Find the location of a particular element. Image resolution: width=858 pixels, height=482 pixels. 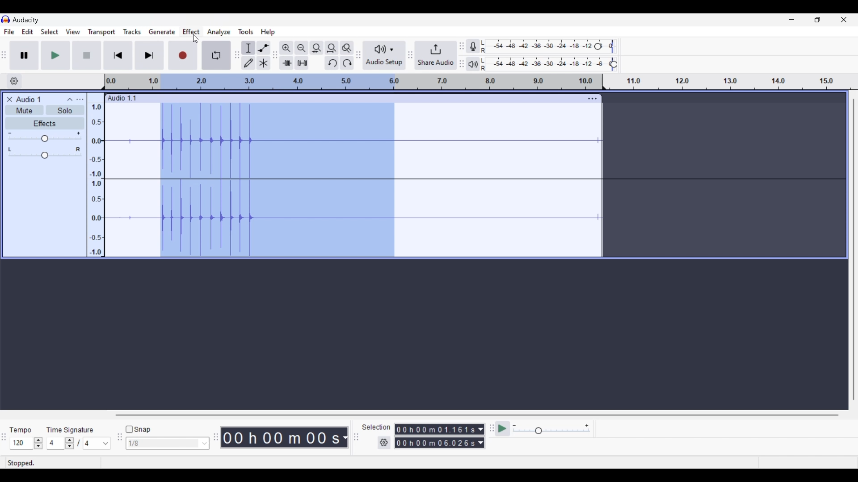

Enable looping is located at coordinates (217, 55).